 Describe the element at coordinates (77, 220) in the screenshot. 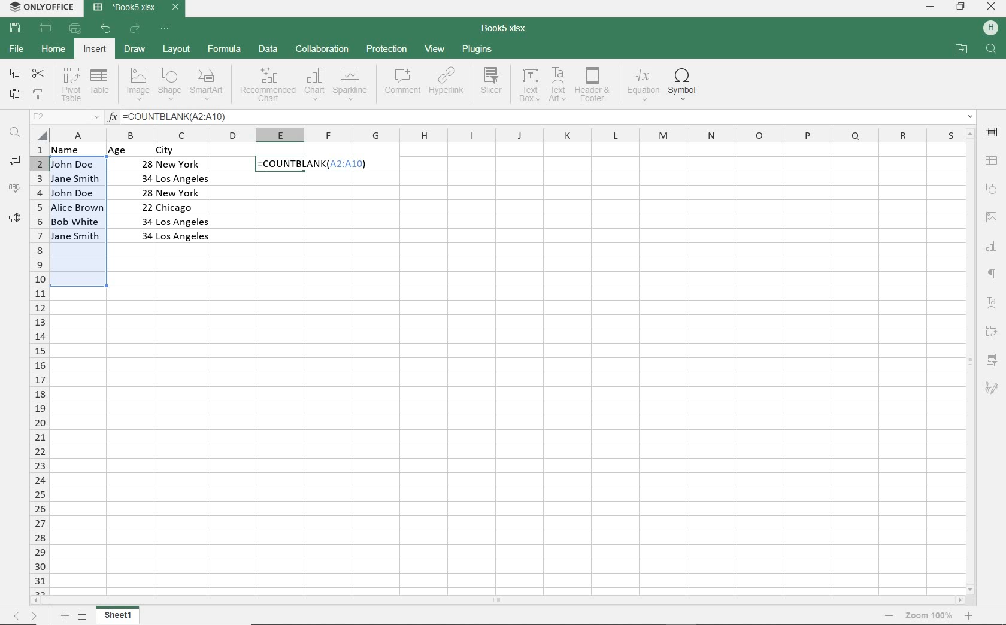

I see `Bob White` at that location.